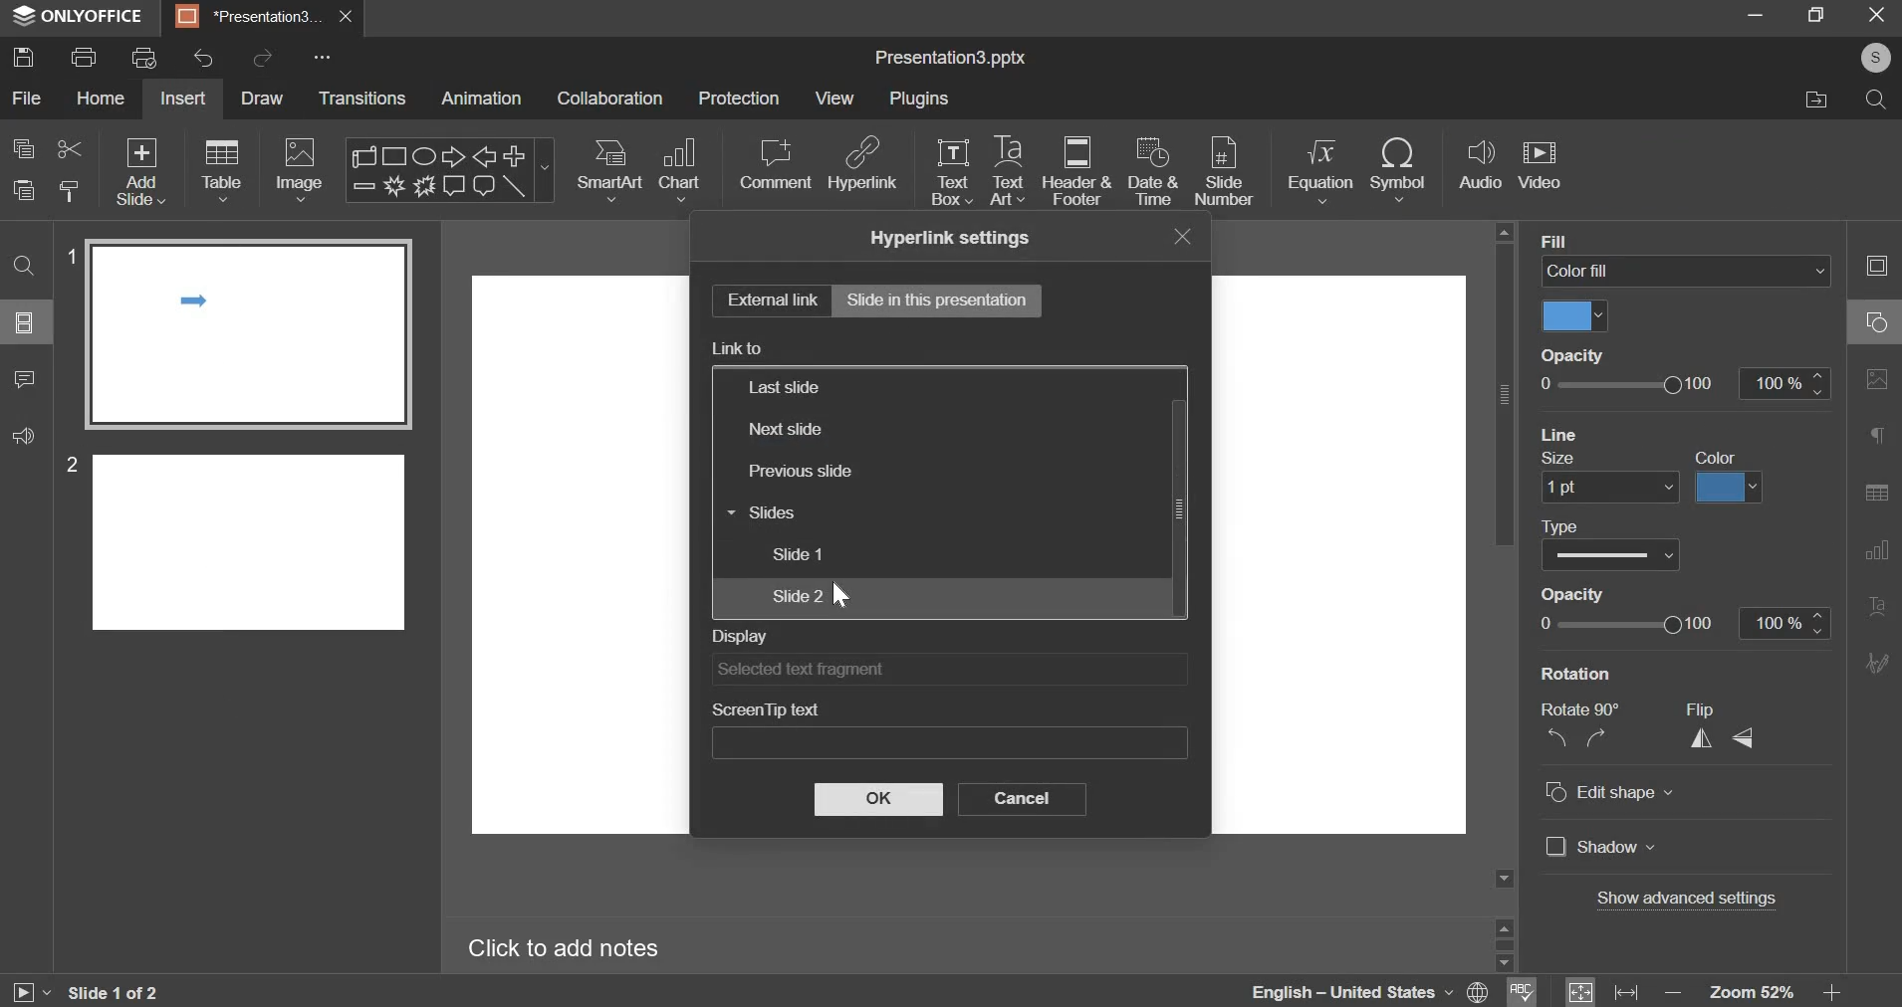 This screenshot has width=1902, height=1007. What do you see at coordinates (843, 594) in the screenshot?
I see `cursor` at bounding box center [843, 594].